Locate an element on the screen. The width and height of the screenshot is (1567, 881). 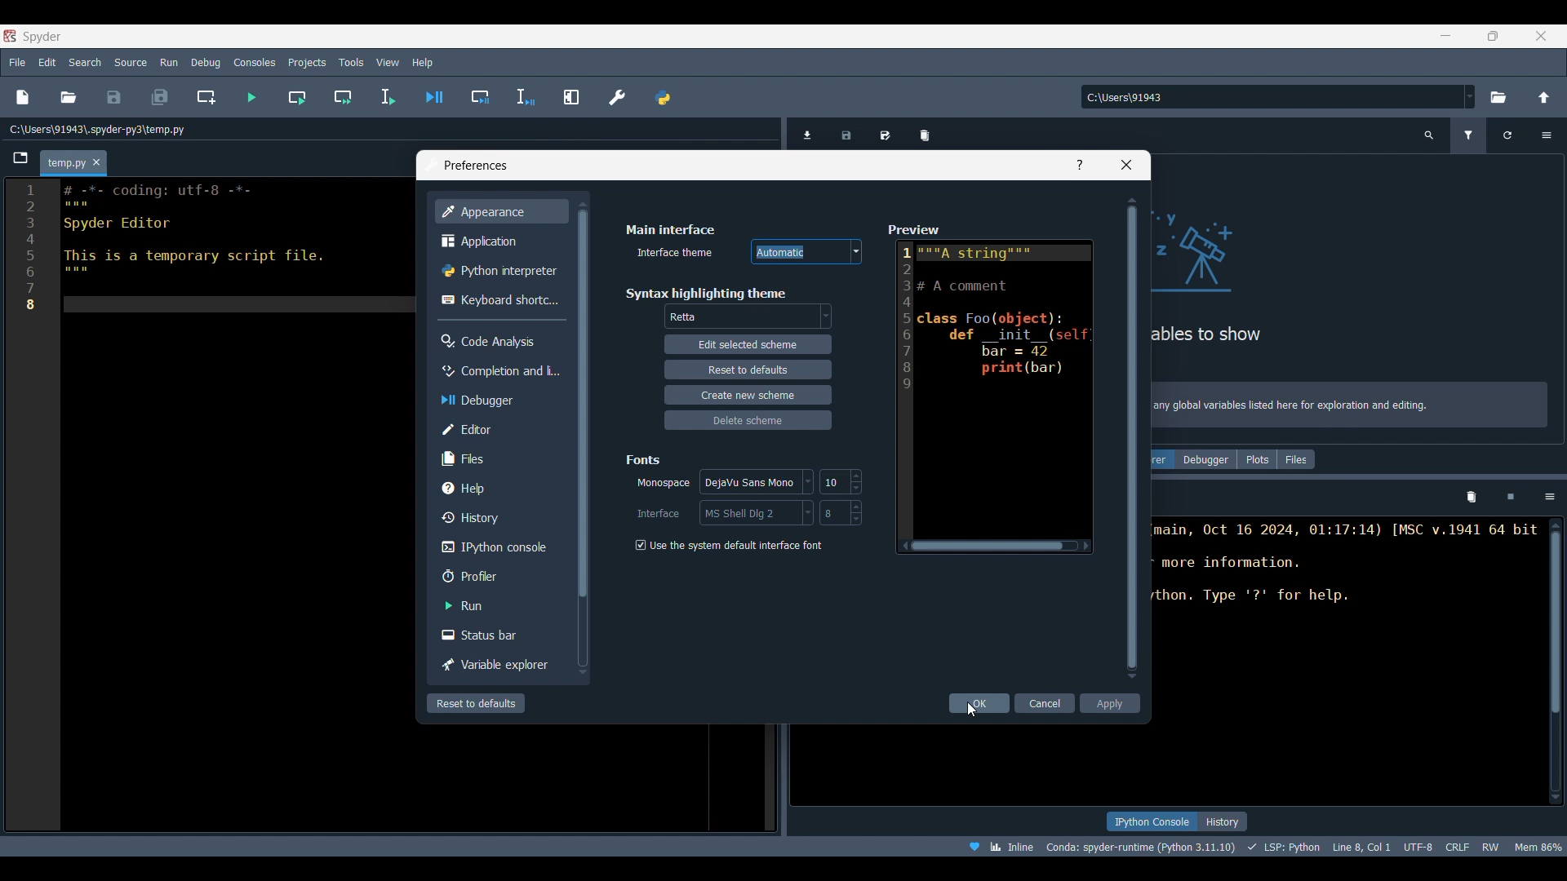
Debug menu is located at coordinates (206, 62).